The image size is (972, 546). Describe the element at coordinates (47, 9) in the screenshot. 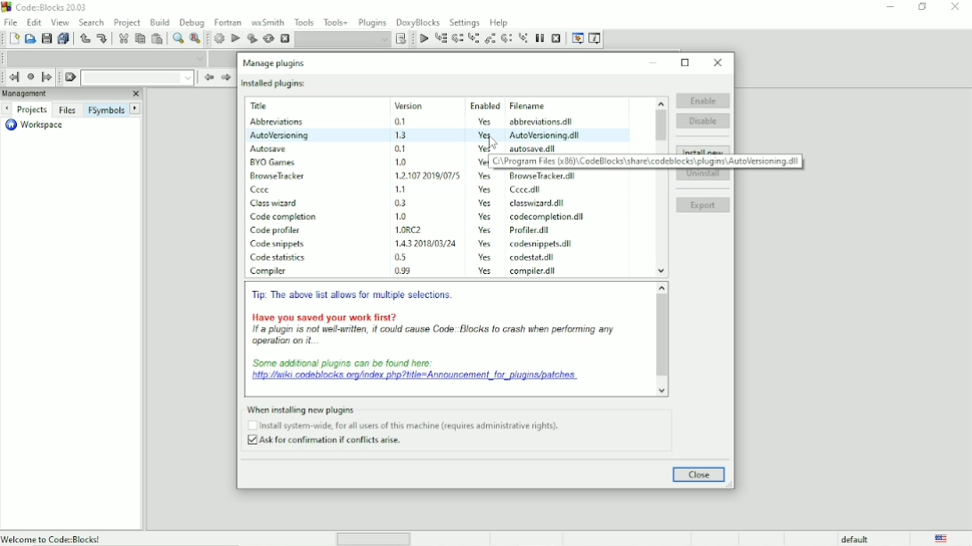

I see `Title` at that location.